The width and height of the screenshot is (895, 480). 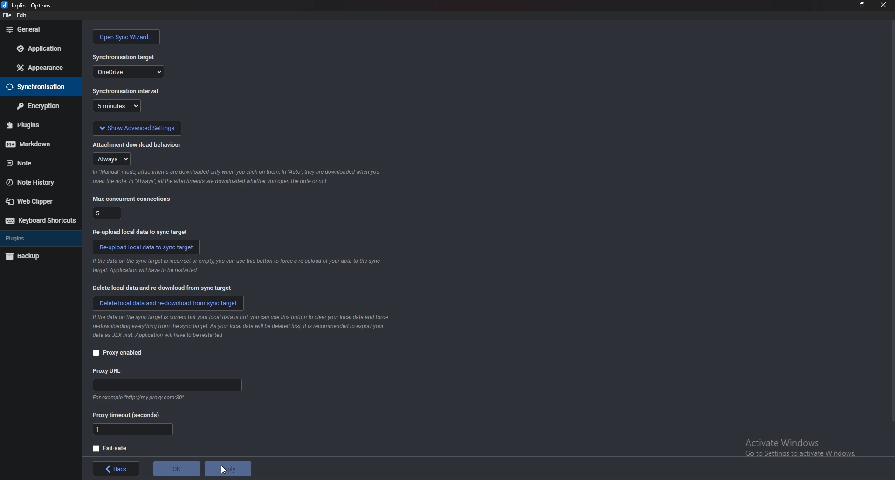 I want to click on info, so click(x=236, y=266).